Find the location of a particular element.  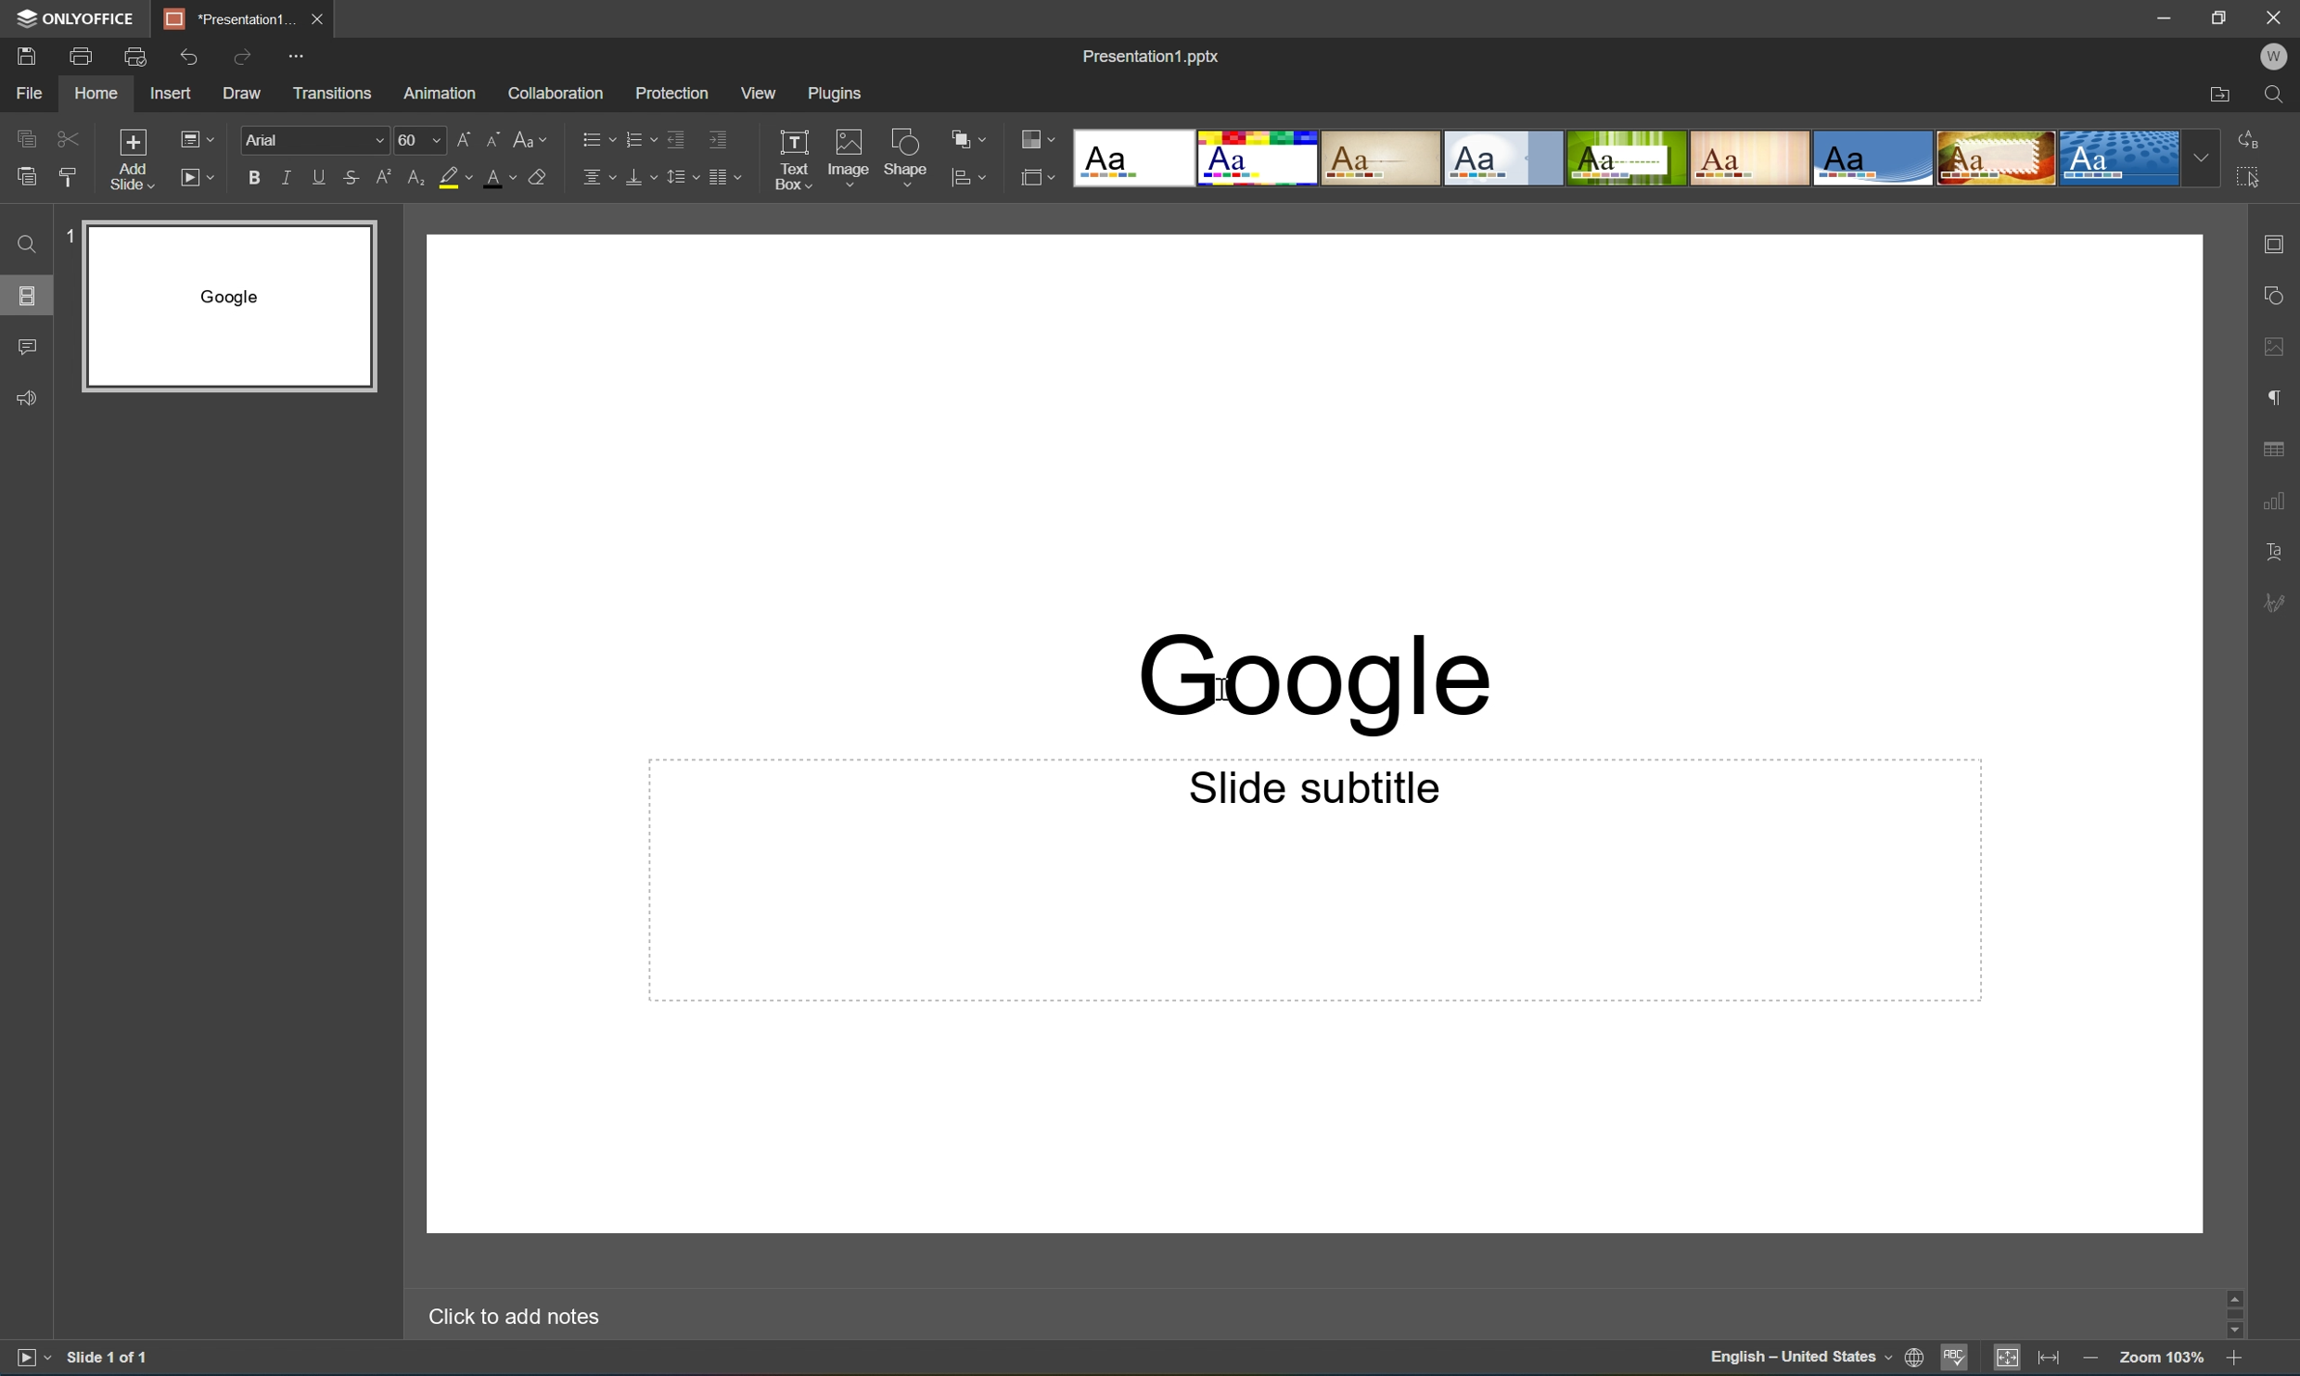

Image settings is located at coordinates (2279, 349).